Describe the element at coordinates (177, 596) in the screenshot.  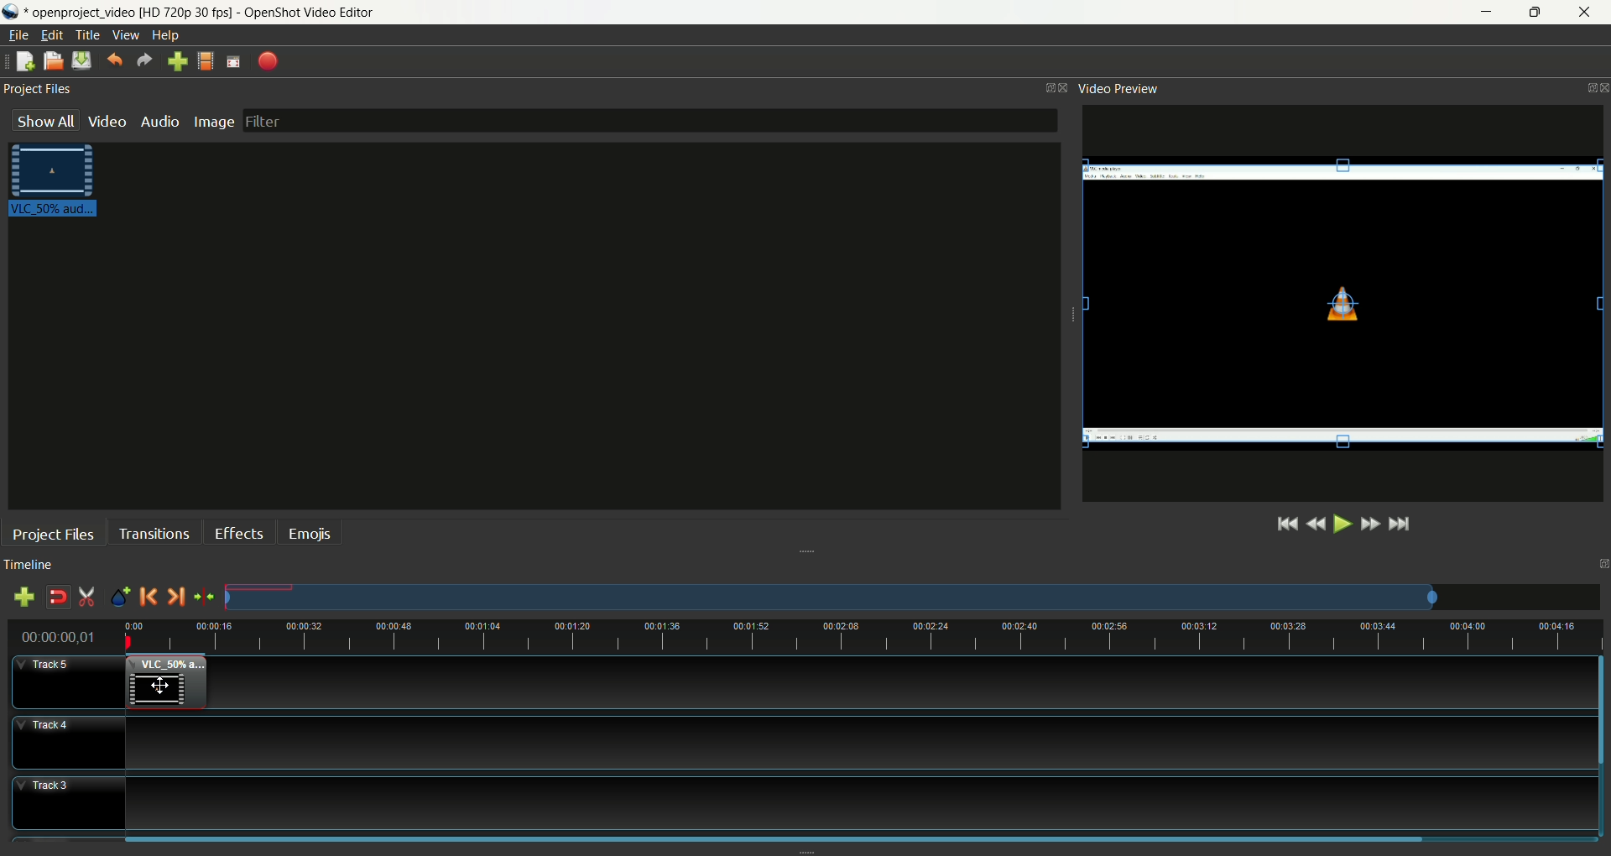
I see `next marker` at that location.